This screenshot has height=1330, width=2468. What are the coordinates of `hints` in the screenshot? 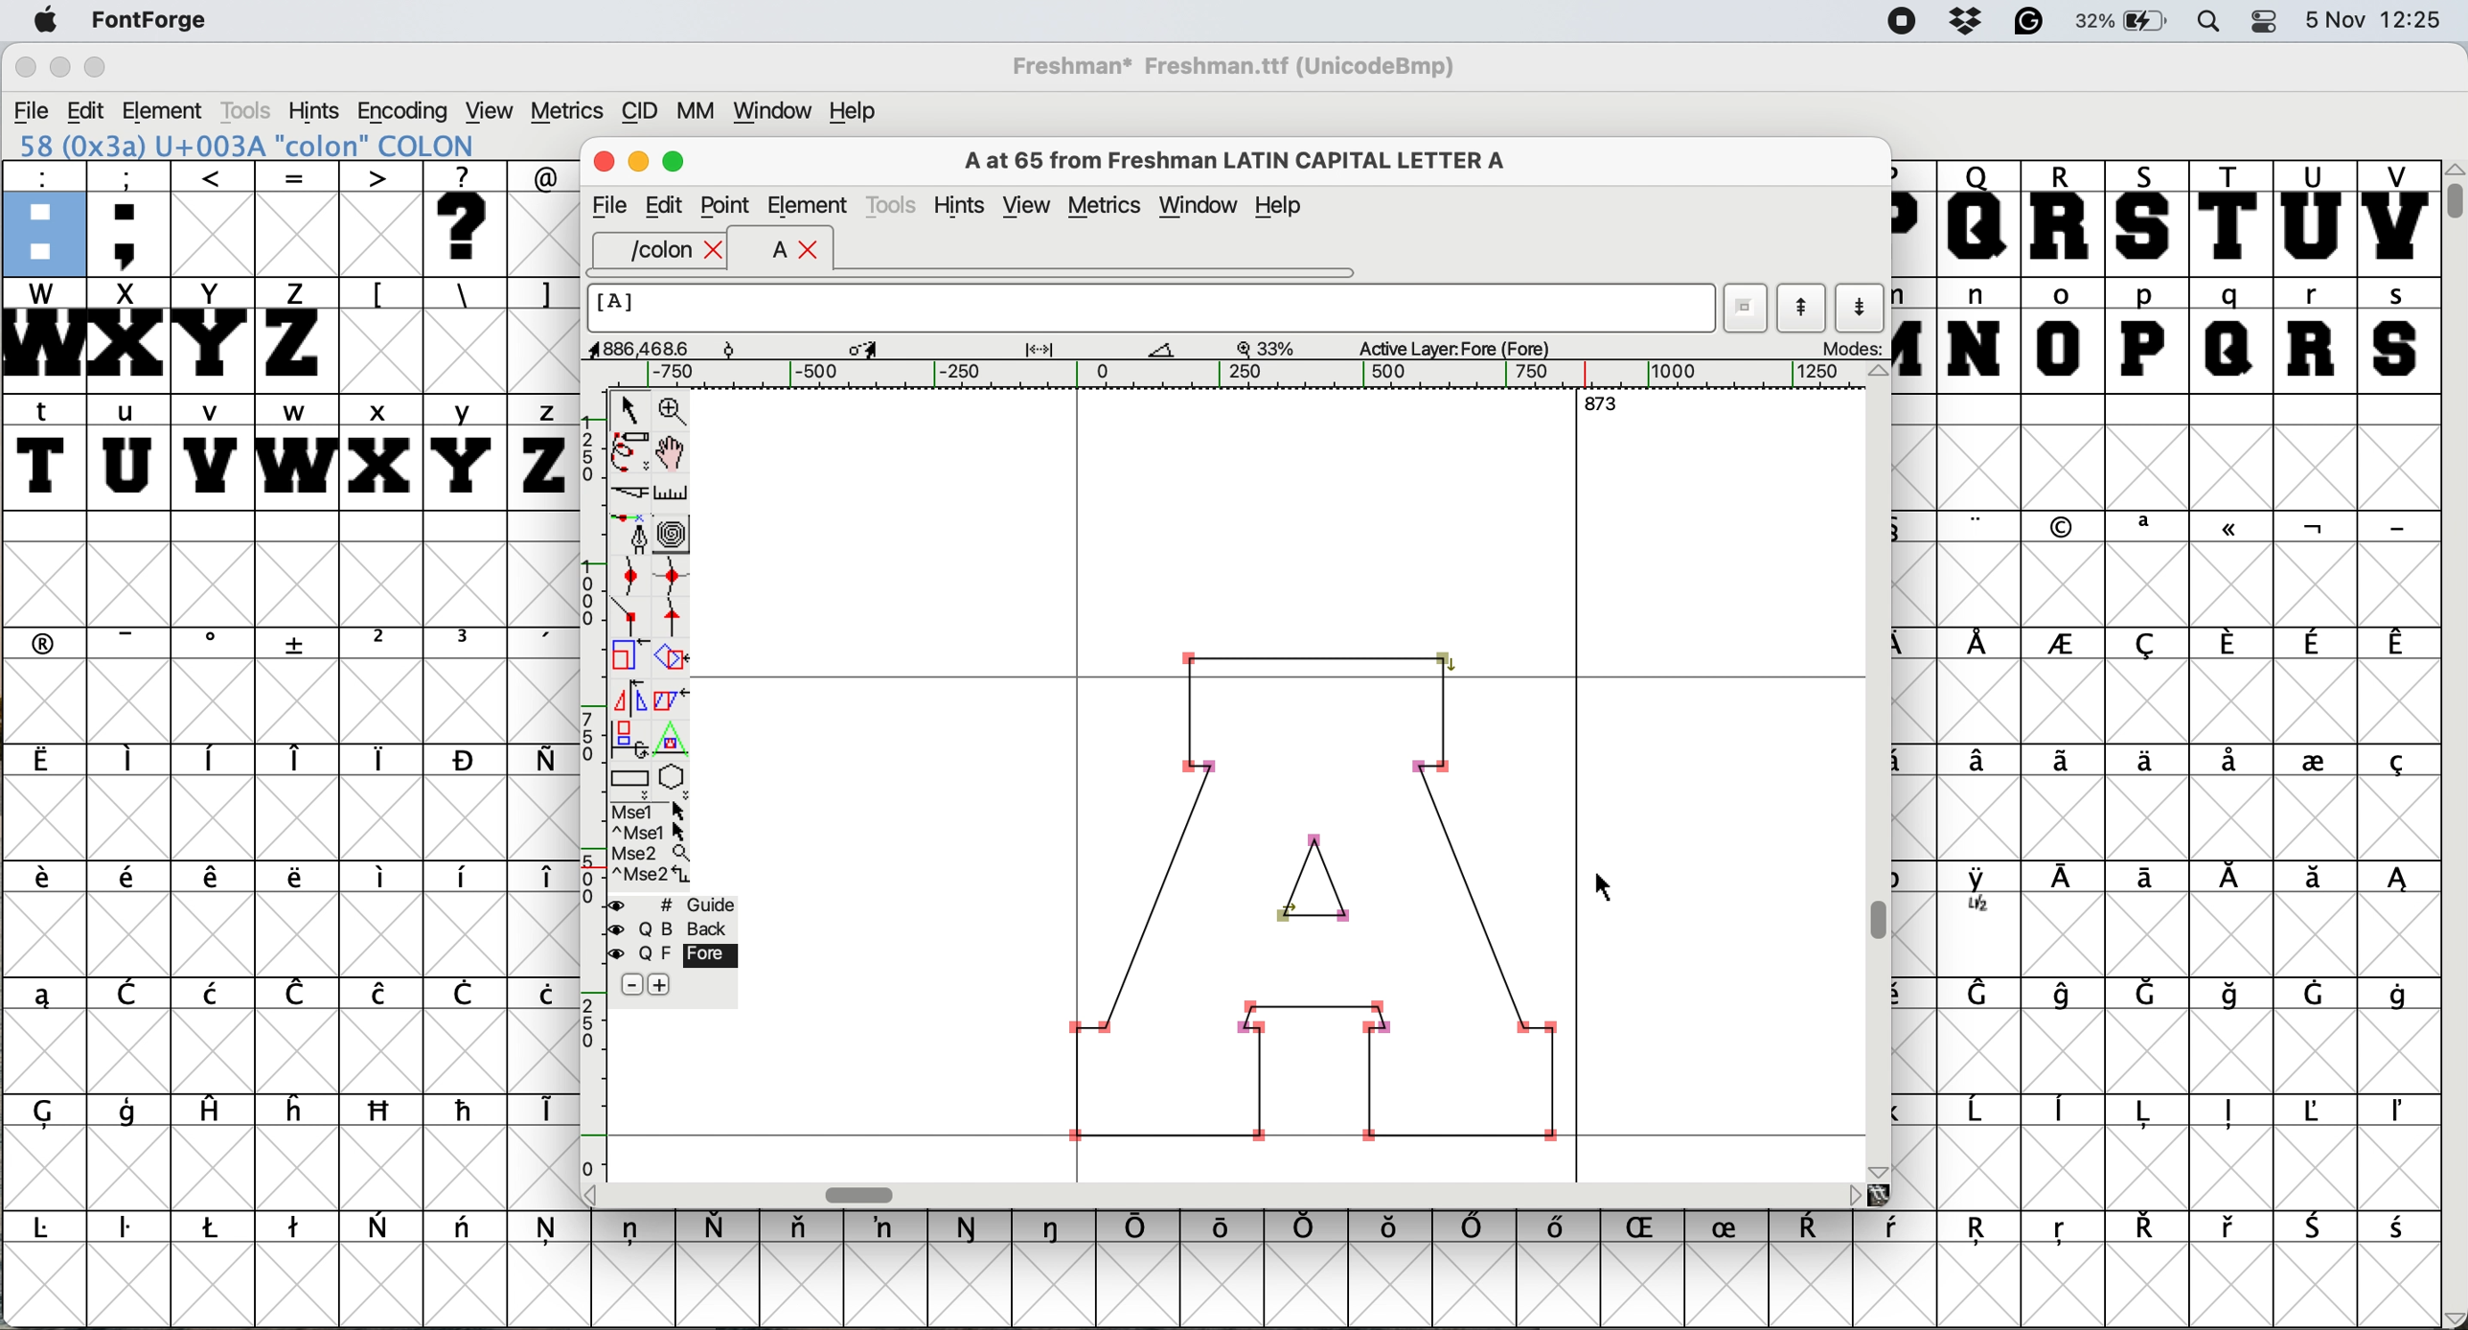 It's located at (960, 204).